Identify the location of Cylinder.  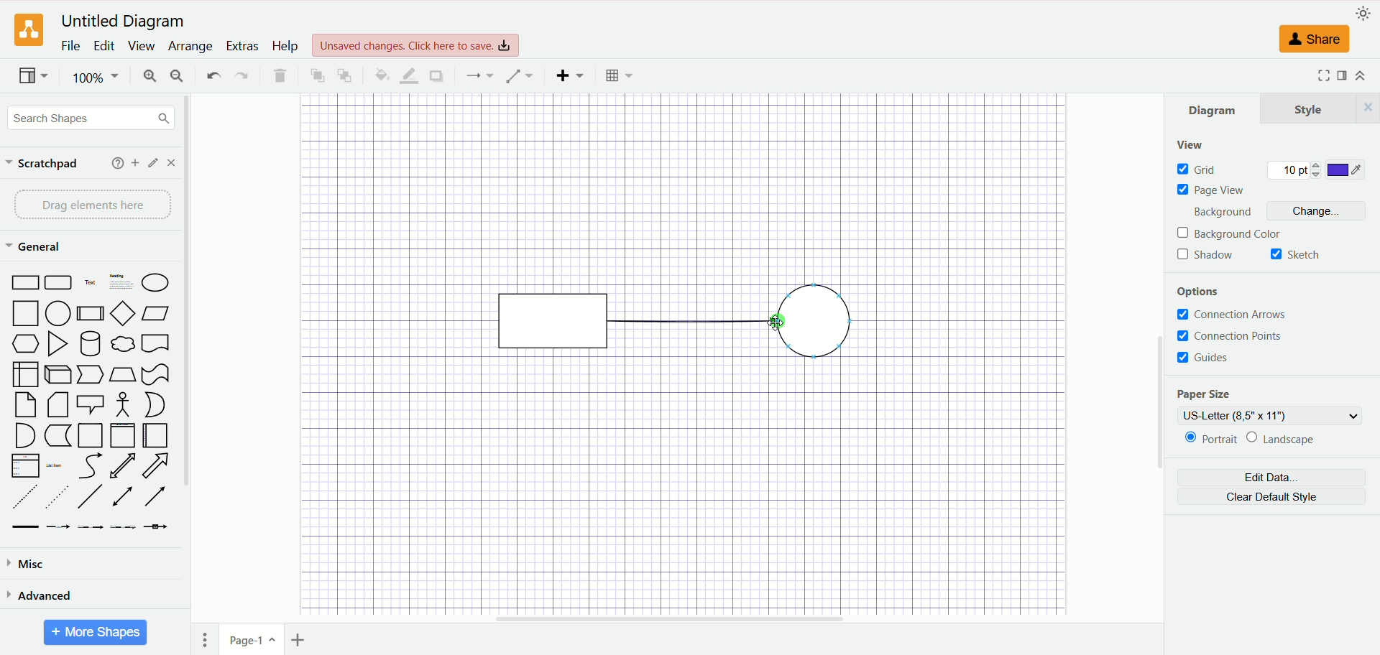
(91, 344).